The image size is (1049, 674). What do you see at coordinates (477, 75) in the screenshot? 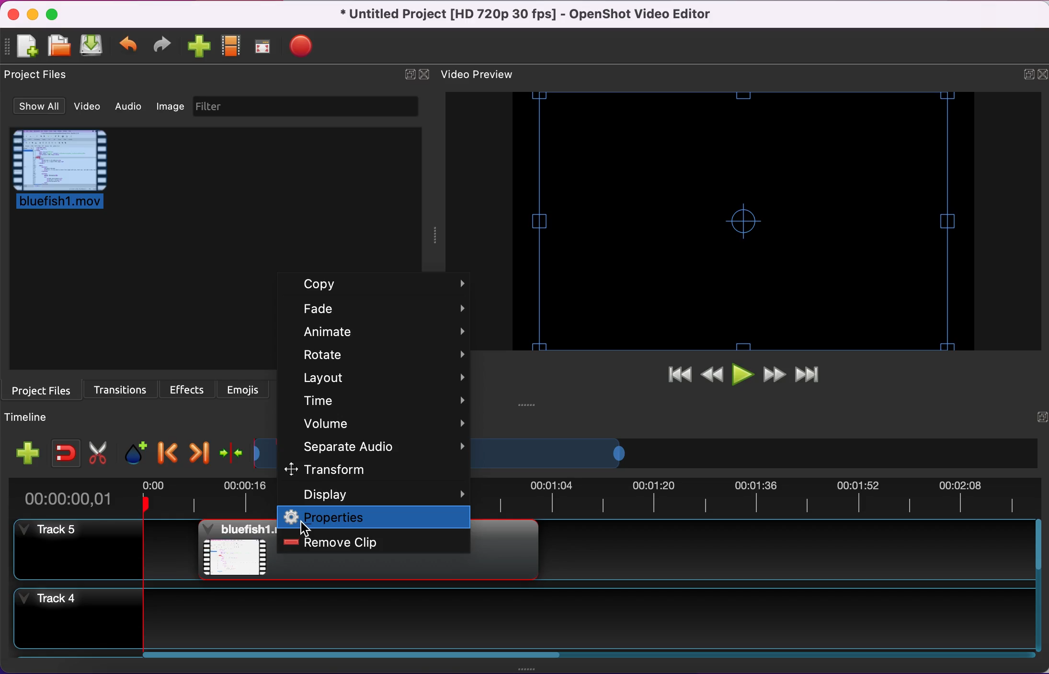
I see `video preview` at bounding box center [477, 75].